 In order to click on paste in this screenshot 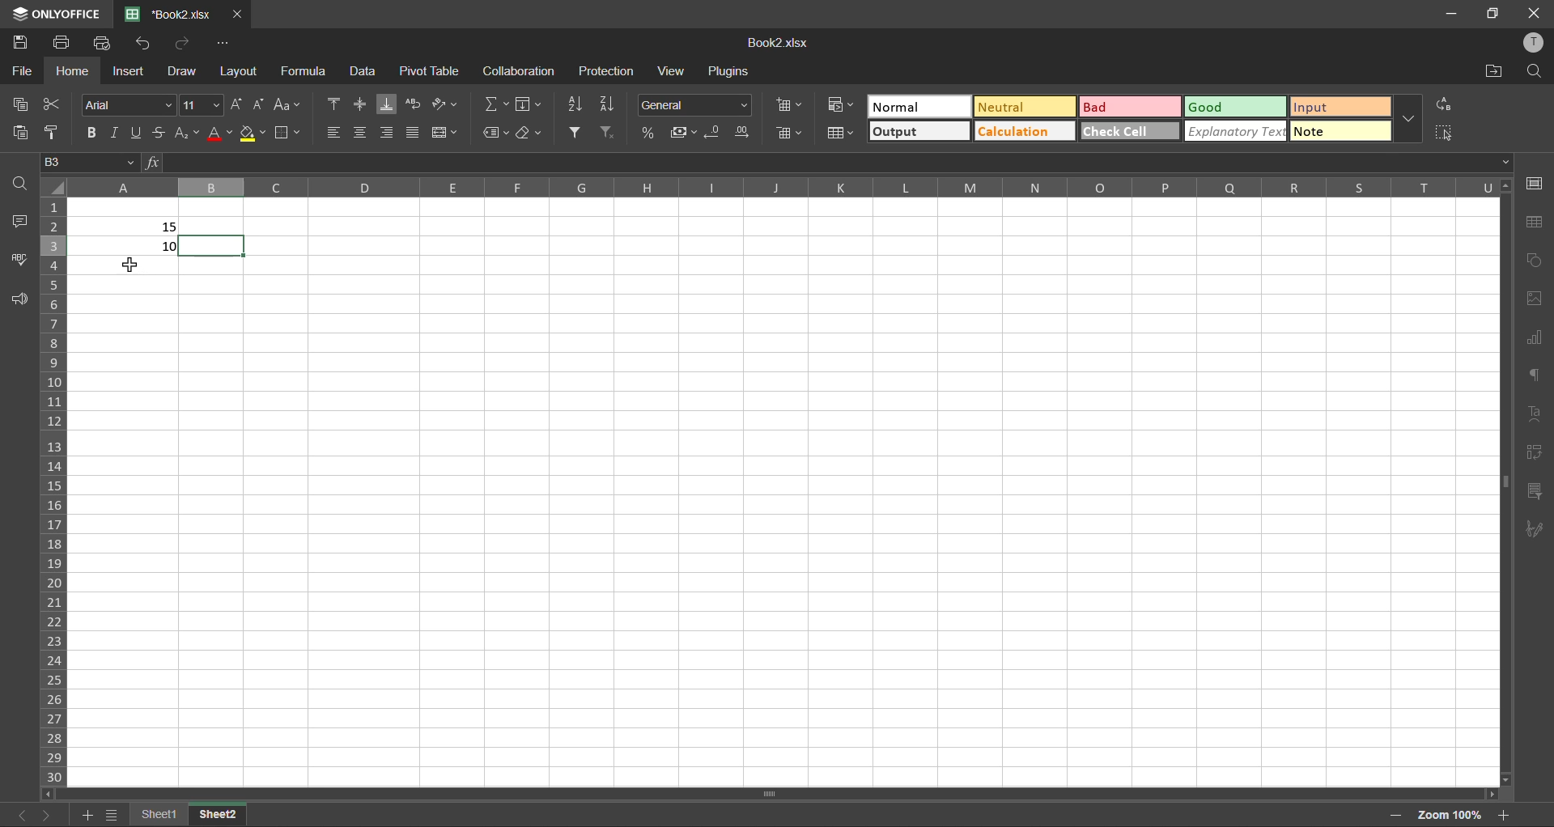, I will do `click(17, 131)`.